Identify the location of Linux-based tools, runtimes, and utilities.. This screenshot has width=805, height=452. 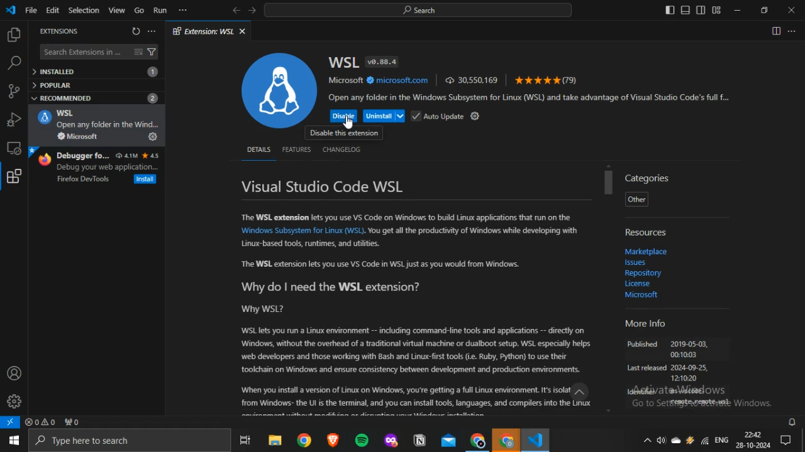
(311, 244).